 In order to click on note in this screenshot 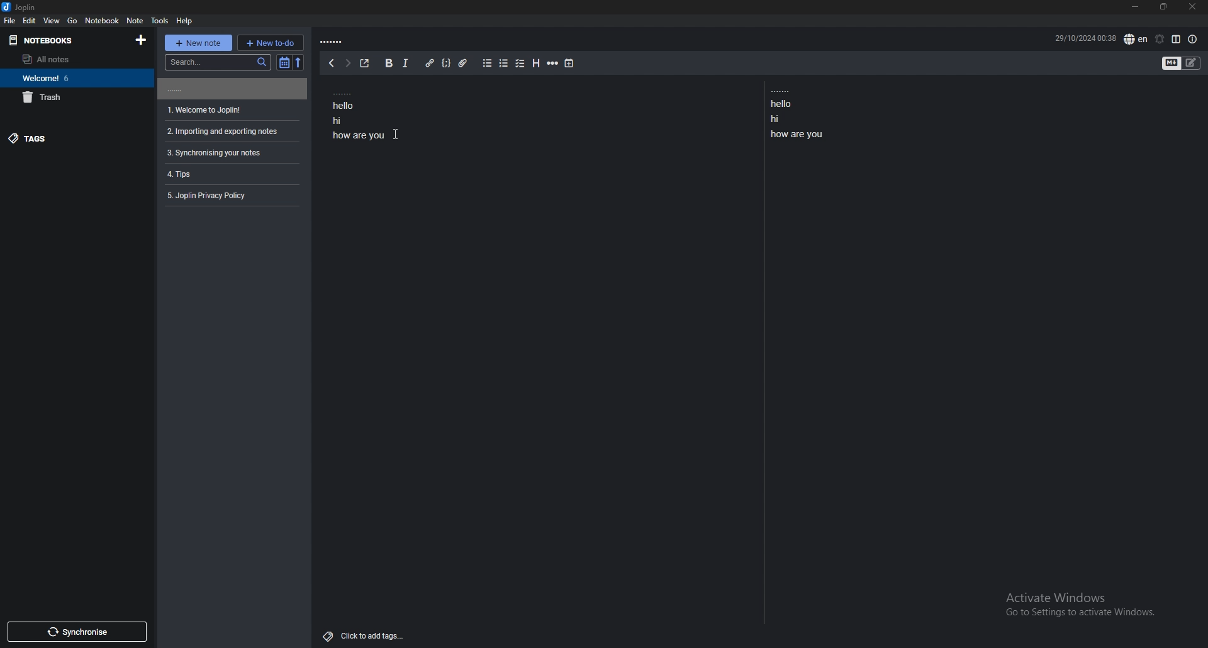, I will do `click(229, 196)`.